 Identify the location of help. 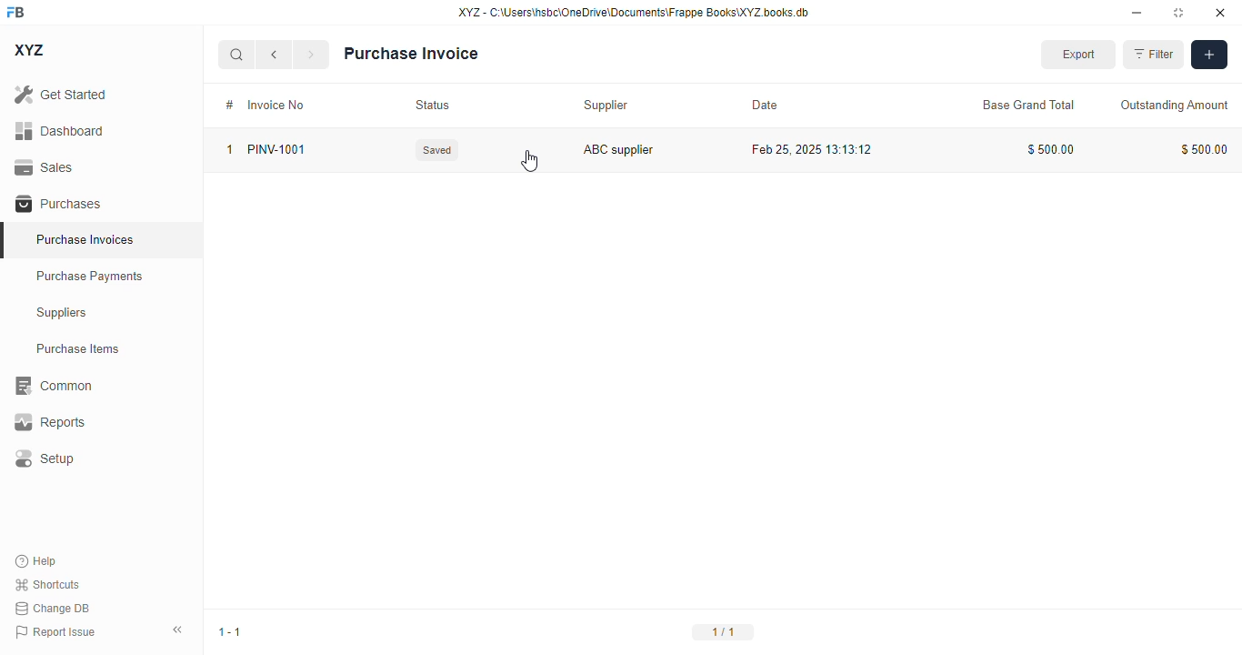
(36, 561).